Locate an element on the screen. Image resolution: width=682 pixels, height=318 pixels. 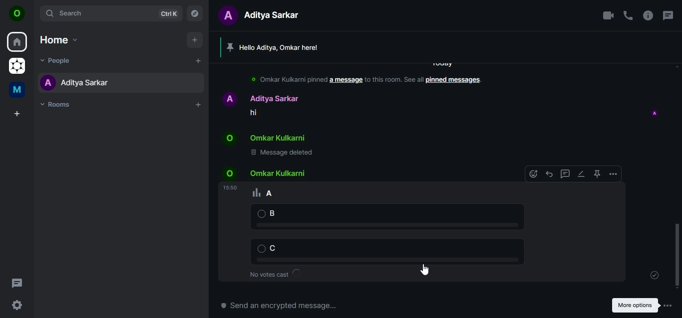
threads is located at coordinates (17, 283).